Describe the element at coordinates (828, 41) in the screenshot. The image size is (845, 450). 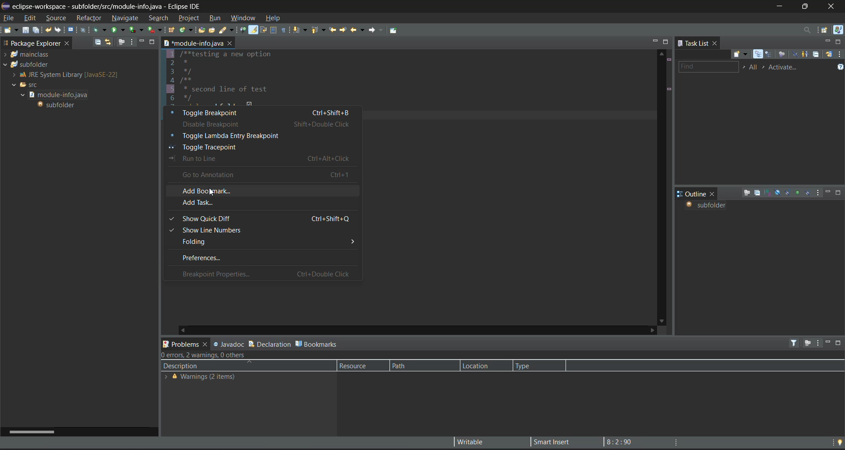
I see `minimize` at that location.